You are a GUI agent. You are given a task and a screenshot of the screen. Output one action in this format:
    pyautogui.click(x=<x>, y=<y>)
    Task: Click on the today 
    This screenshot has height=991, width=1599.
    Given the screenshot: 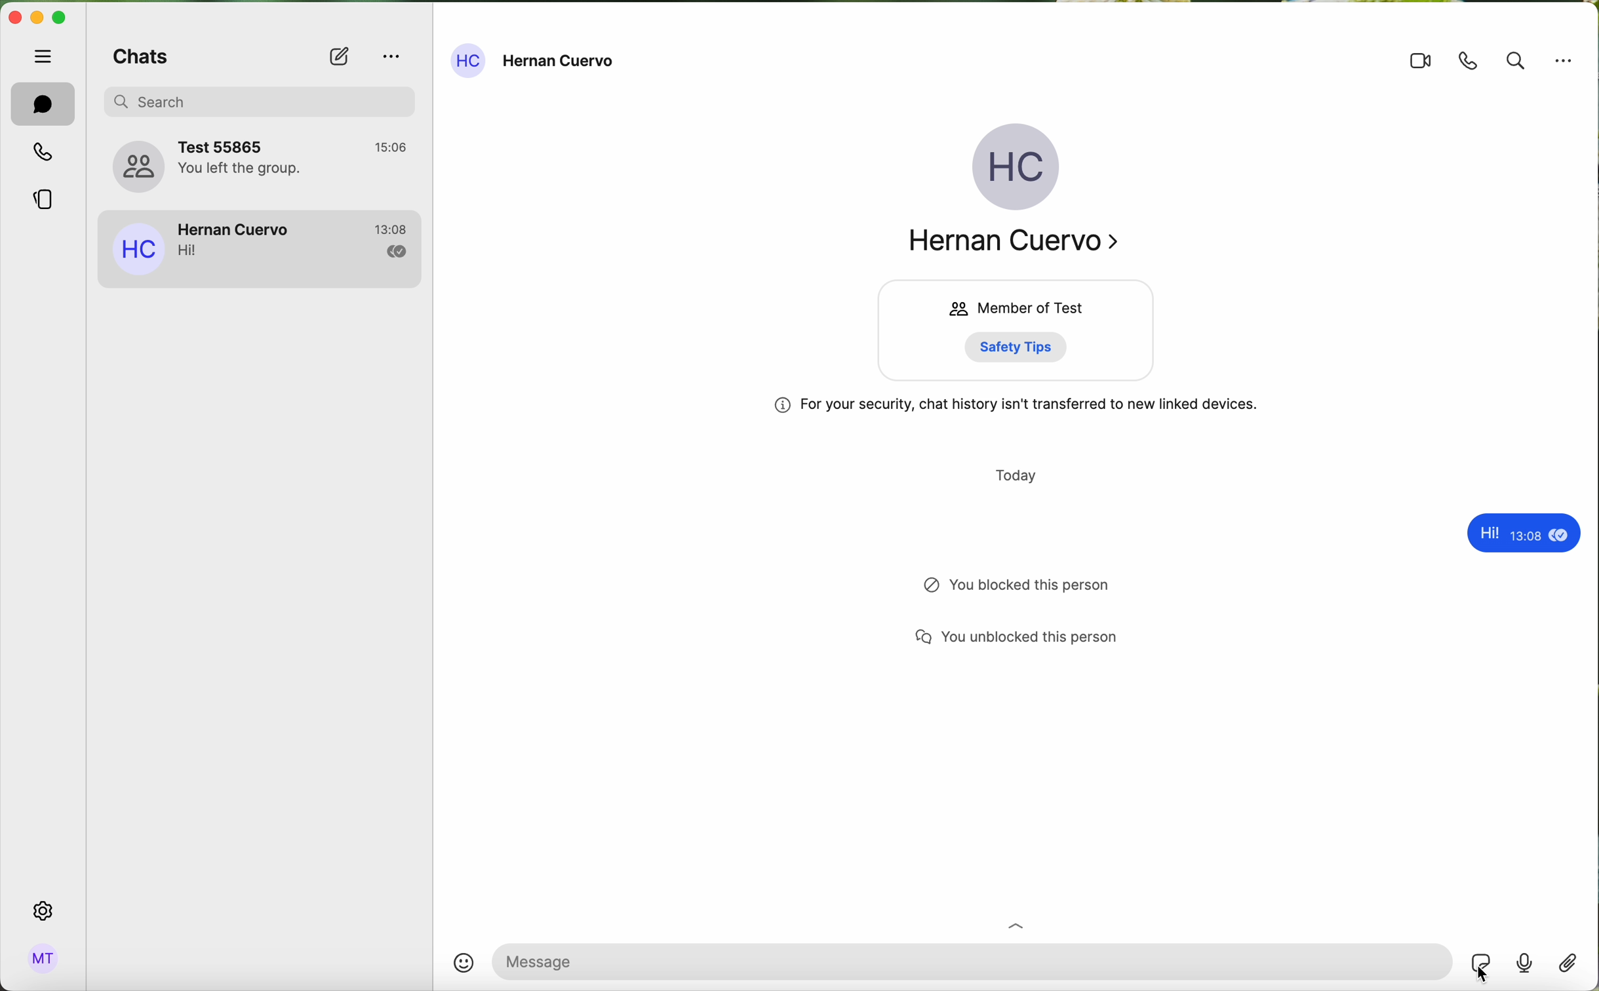 What is the action you would take?
    pyautogui.click(x=1014, y=474)
    